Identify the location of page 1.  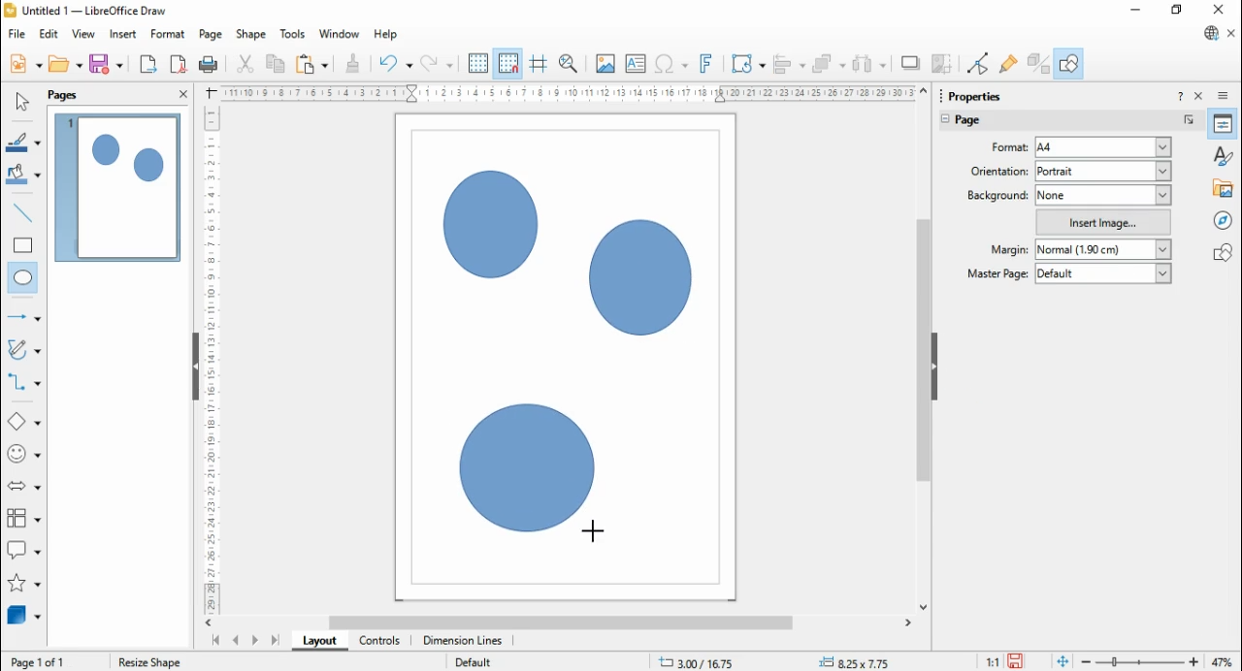
(119, 187).